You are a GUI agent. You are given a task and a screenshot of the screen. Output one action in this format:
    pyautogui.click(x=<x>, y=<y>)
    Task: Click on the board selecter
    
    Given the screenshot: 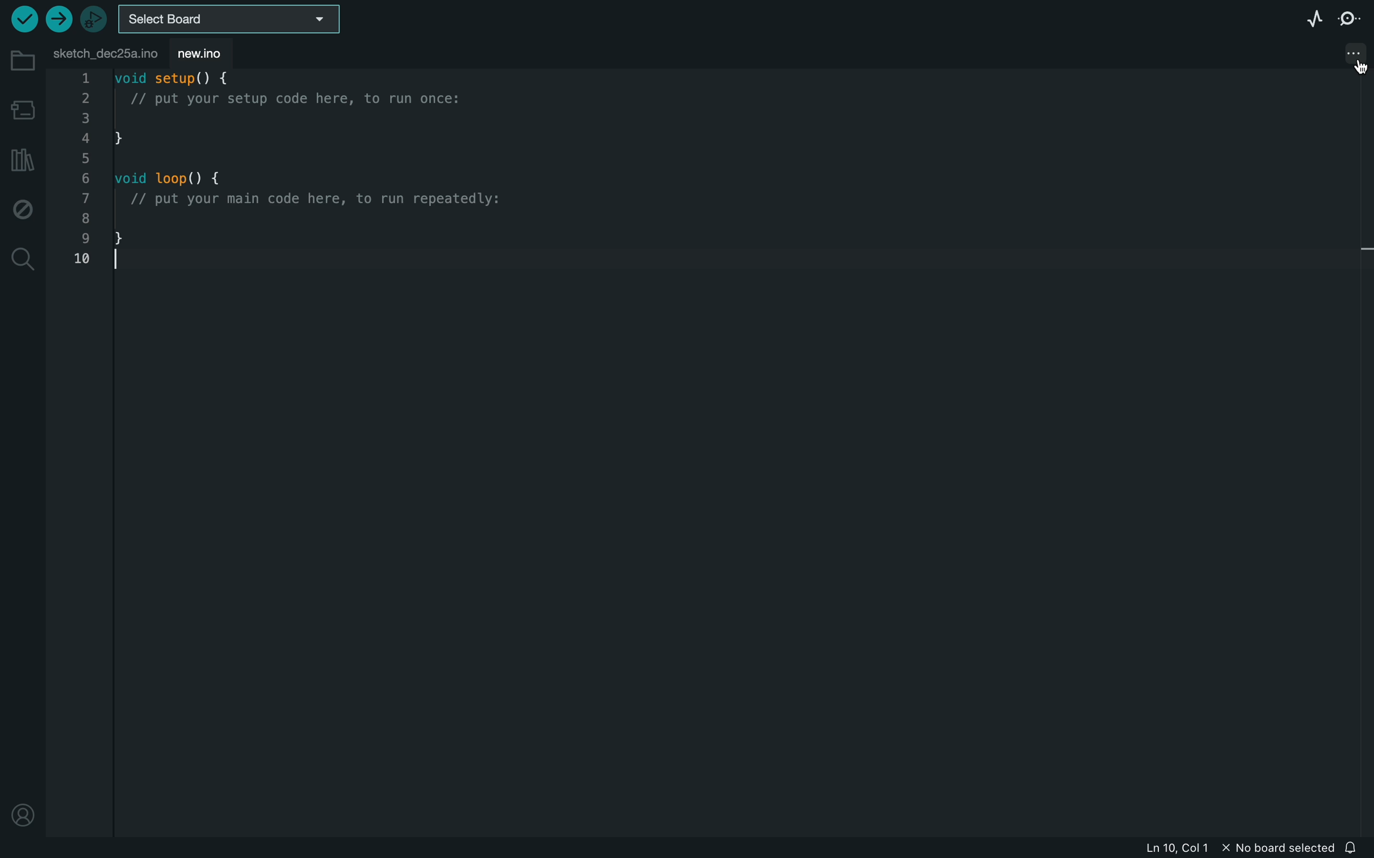 What is the action you would take?
    pyautogui.click(x=234, y=19)
    